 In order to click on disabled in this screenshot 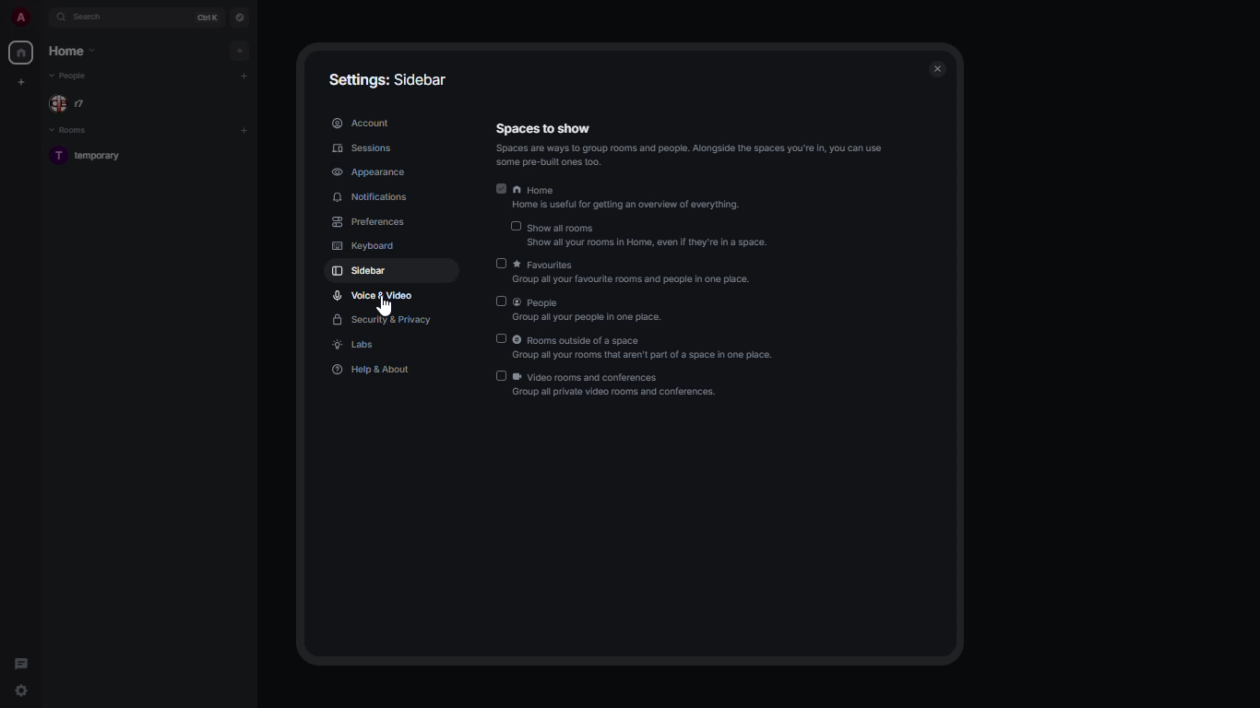, I will do `click(502, 302)`.